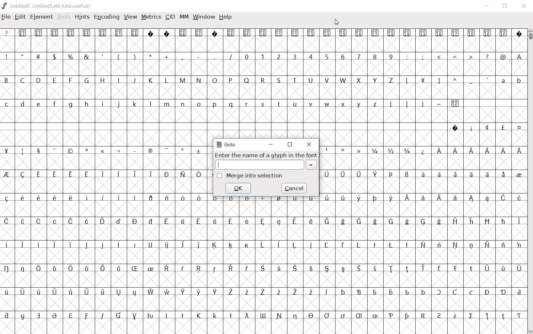 This screenshot has width=533, height=334. I want to click on Symbol, so click(118, 221).